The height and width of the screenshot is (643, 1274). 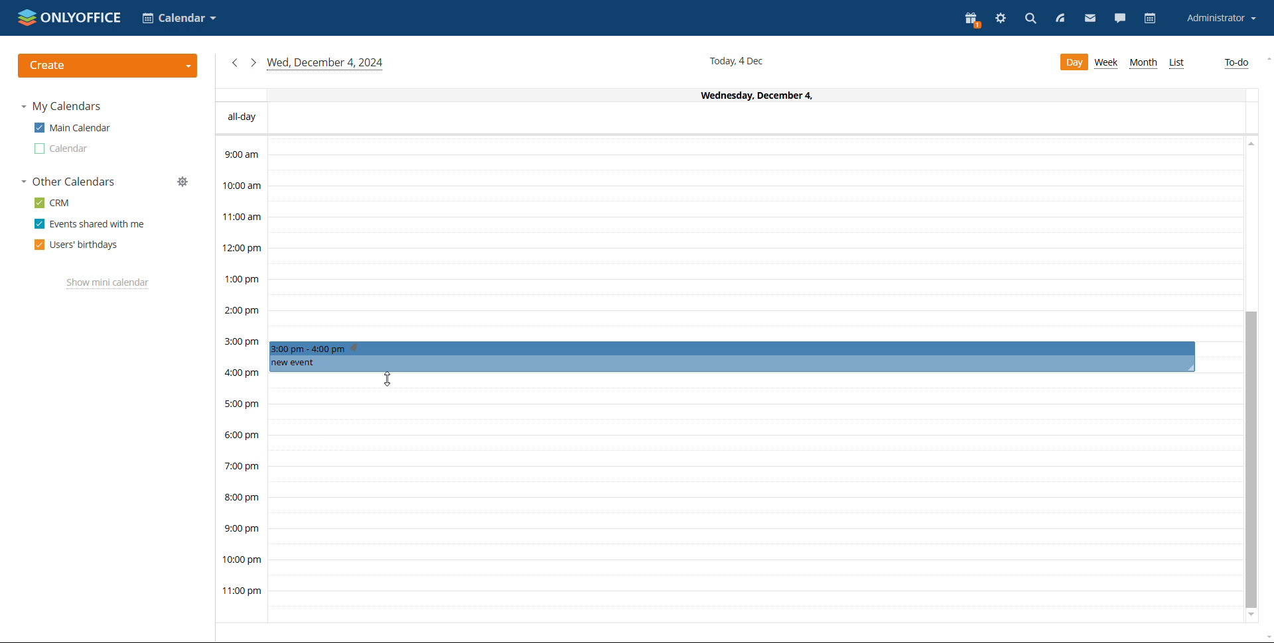 What do you see at coordinates (1266, 636) in the screenshot?
I see `scroll down` at bounding box center [1266, 636].